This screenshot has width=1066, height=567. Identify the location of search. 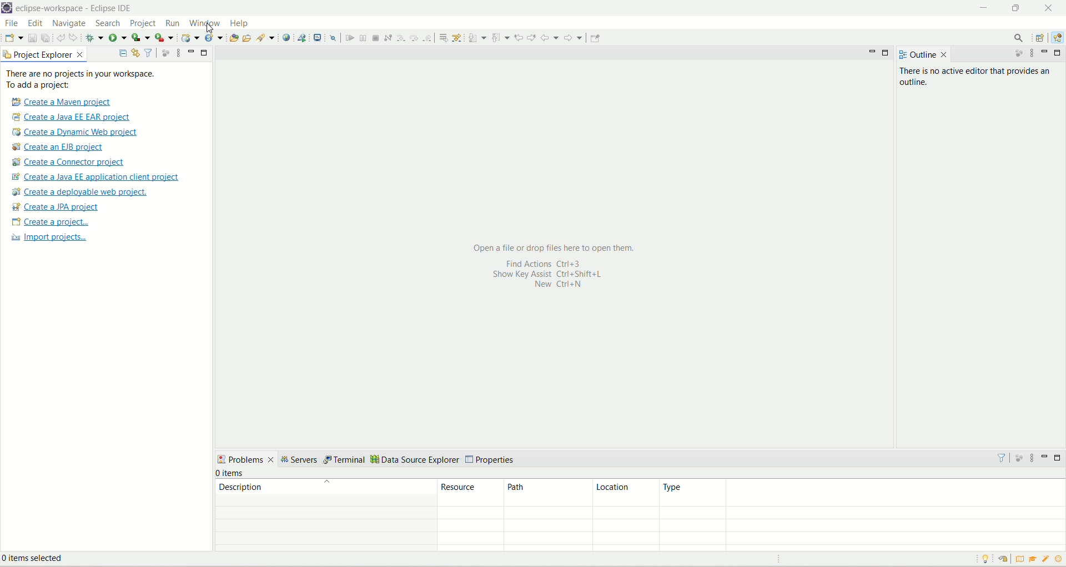
(109, 24).